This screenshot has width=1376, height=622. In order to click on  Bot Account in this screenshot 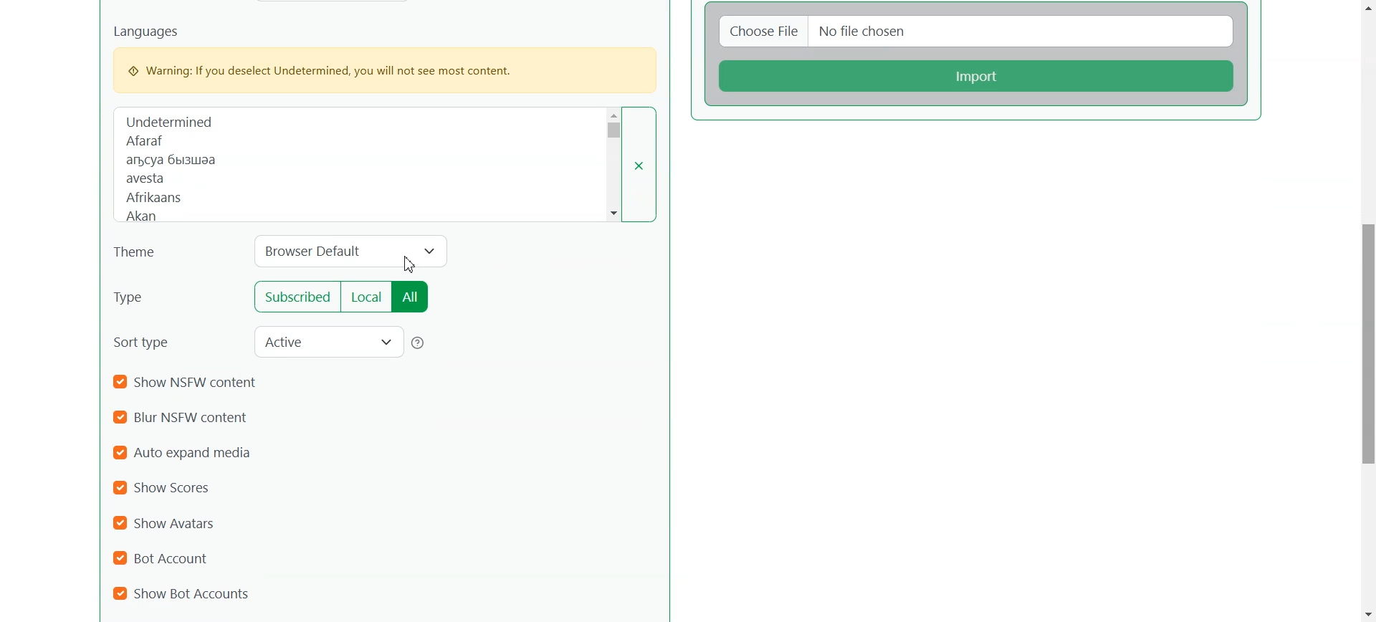, I will do `click(168, 557)`.